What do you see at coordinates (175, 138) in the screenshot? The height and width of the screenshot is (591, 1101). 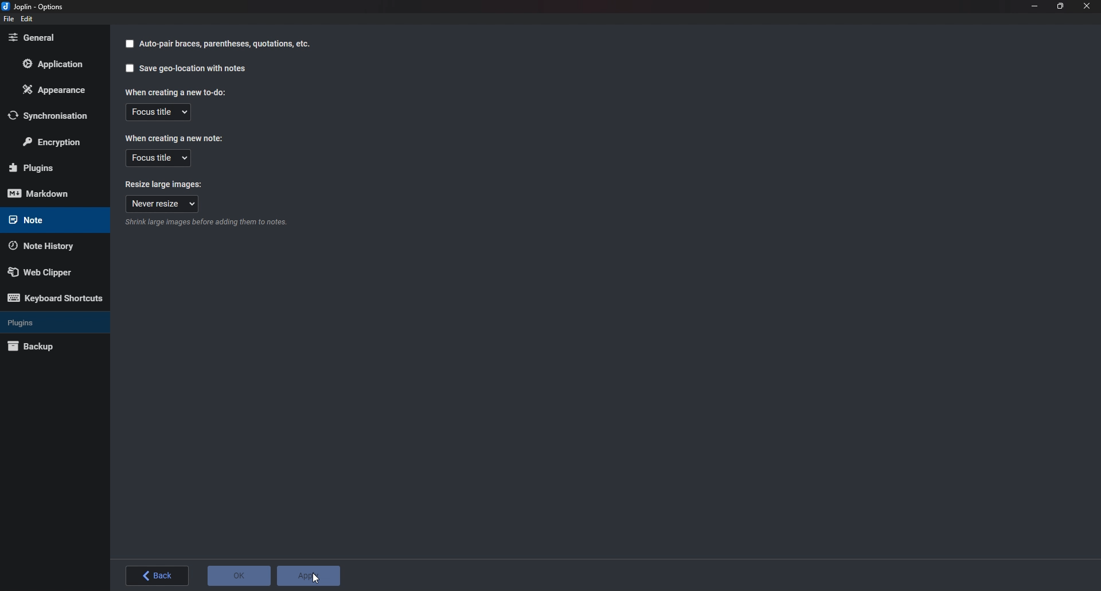 I see `When creating a new note` at bounding box center [175, 138].